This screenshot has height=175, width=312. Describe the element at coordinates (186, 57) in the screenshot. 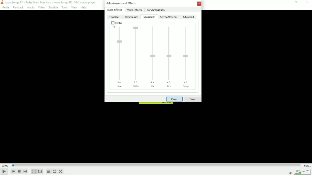

I see `Damp` at that location.